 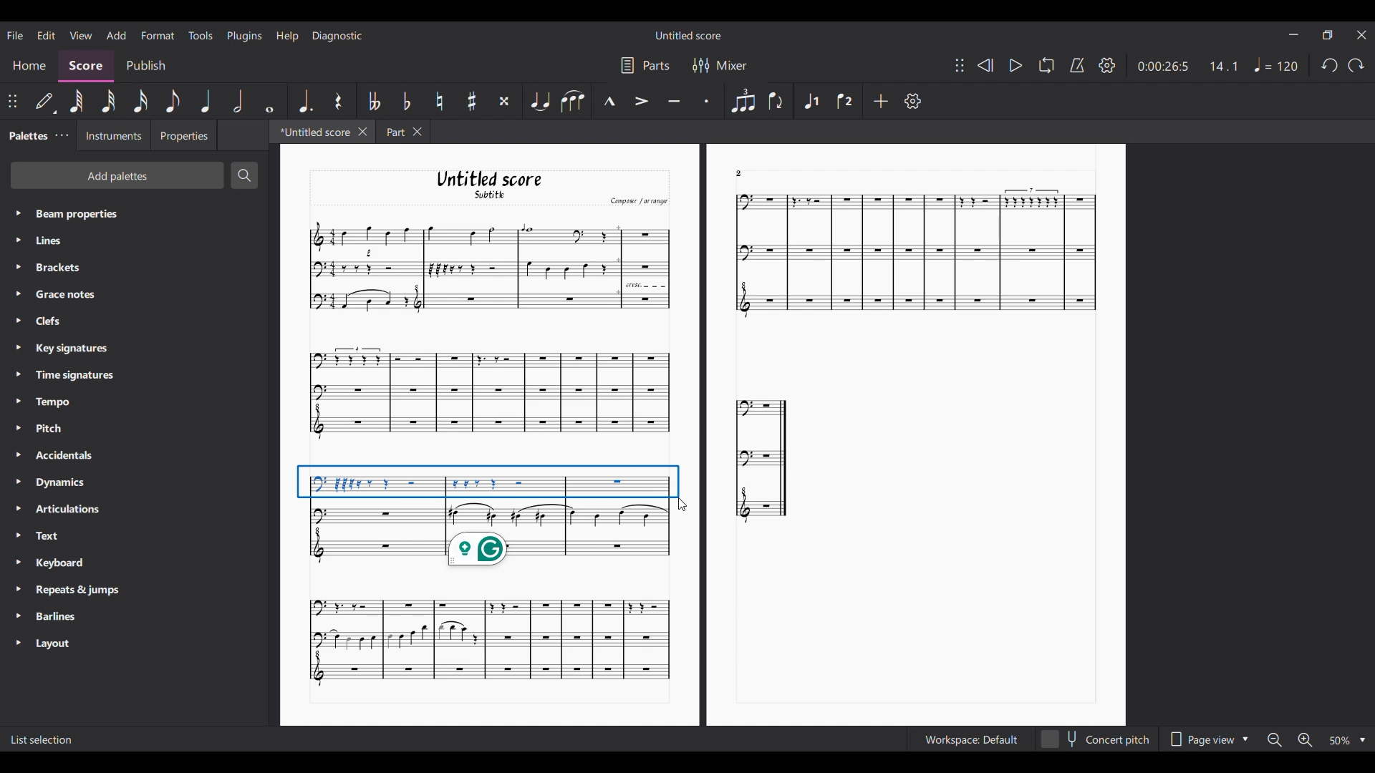 What do you see at coordinates (26, 134) in the screenshot?
I see `Palettes ` at bounding box center [26, 134].